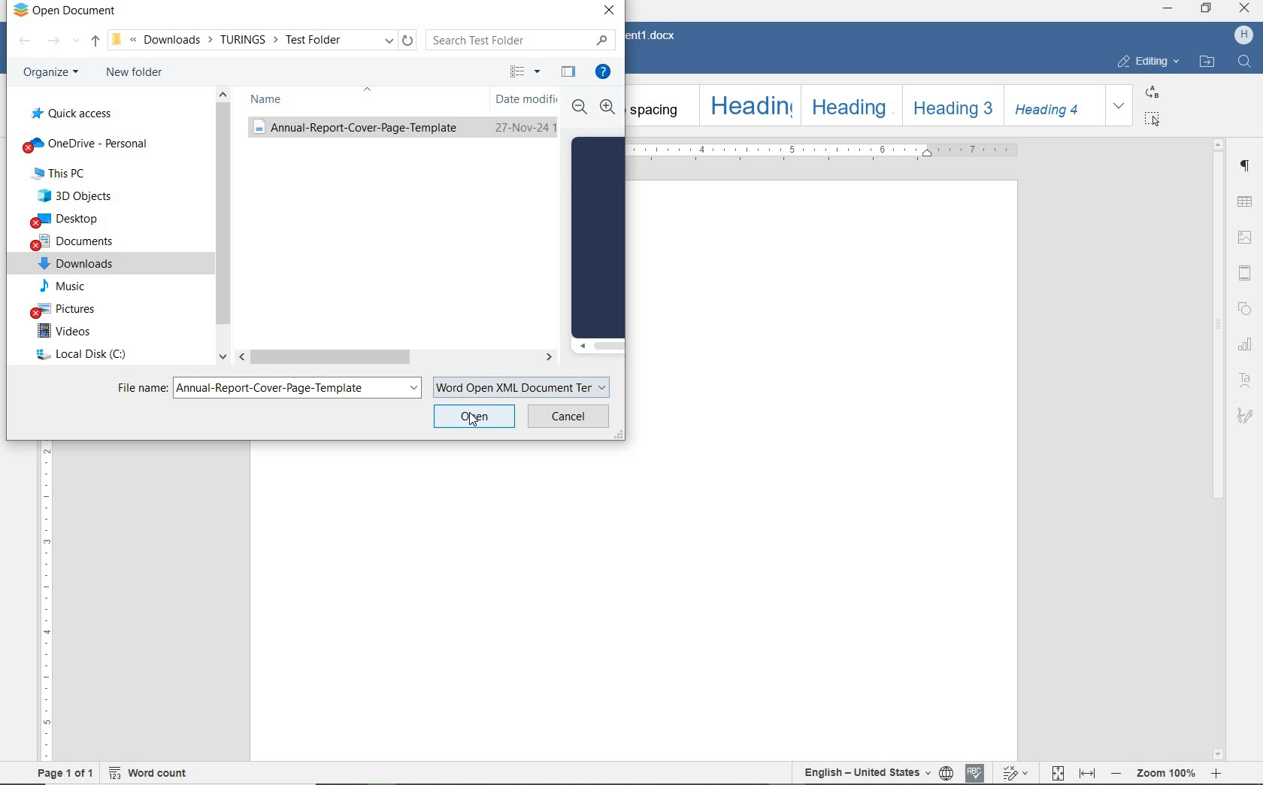 This screenshot has width=1263, height=785. I want to click on FILE PREVIEW, so click(597, 237).